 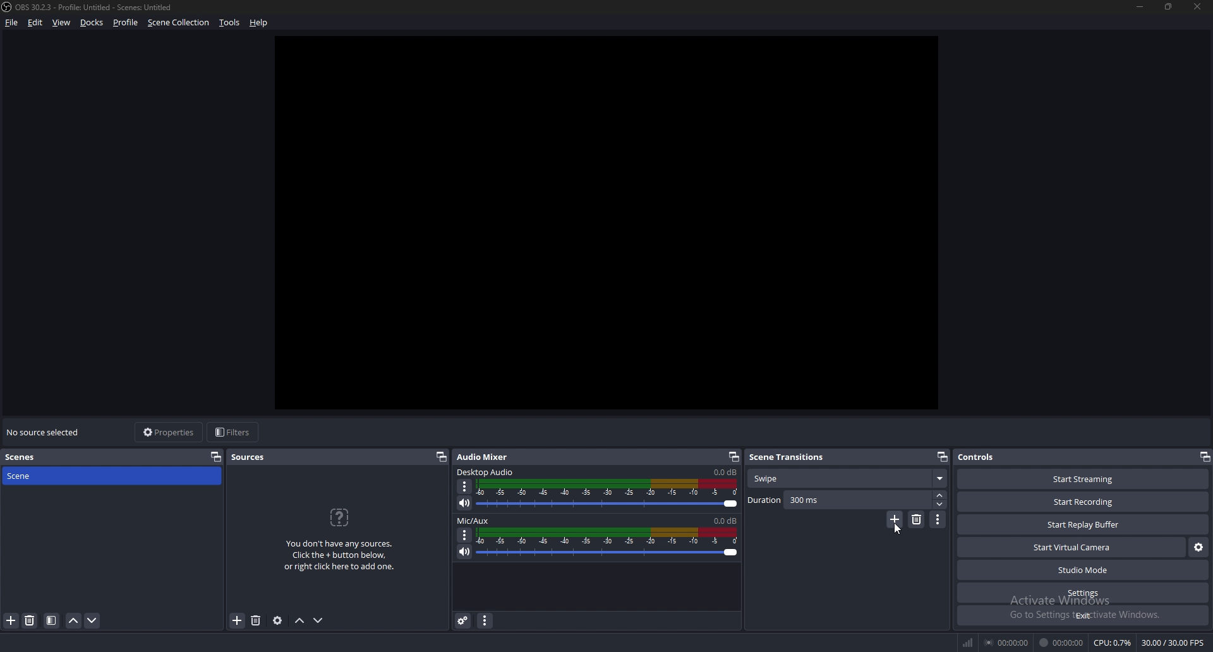 I want to click on transition, so click(x=848, y=478).